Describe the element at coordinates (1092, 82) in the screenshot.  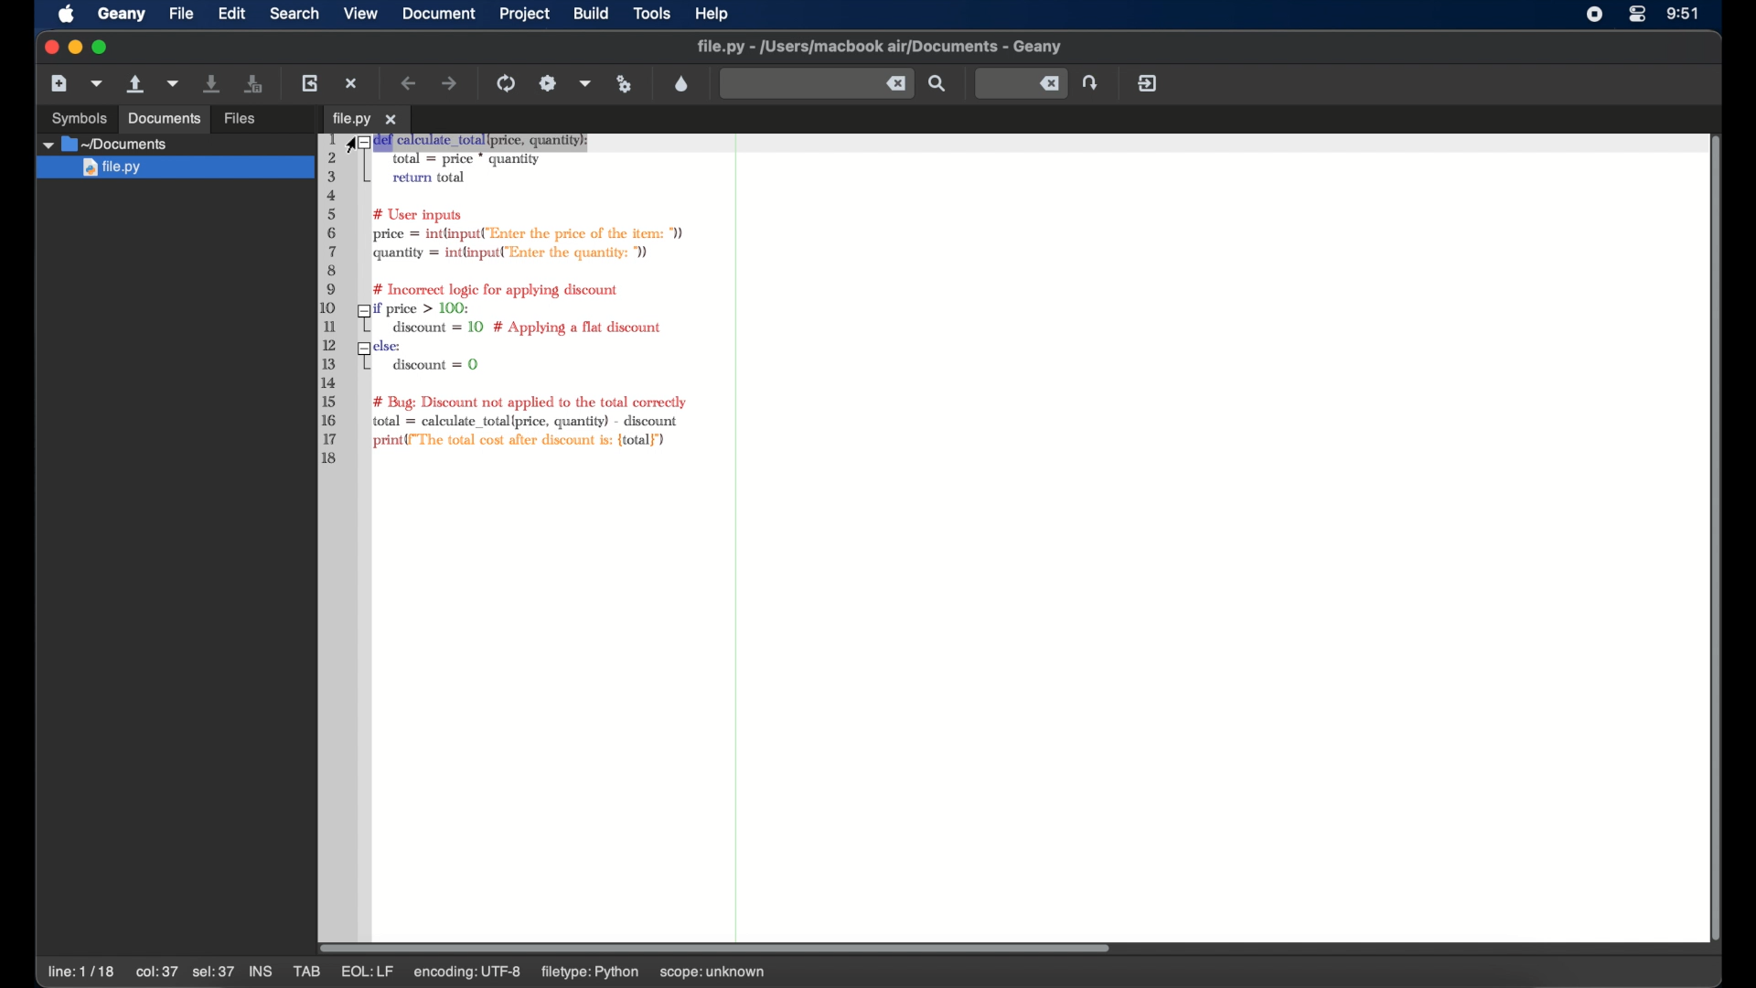
I see `jump to the entered line number` at that location.